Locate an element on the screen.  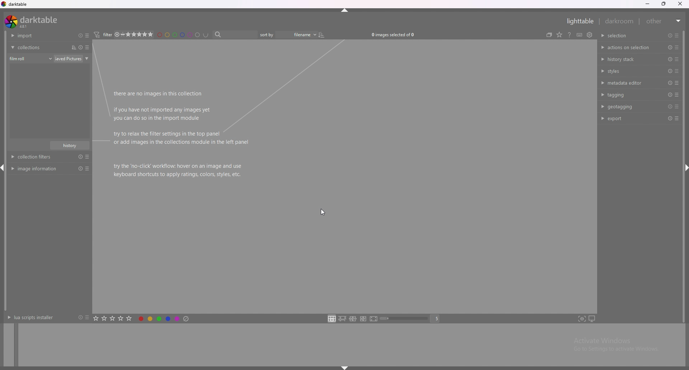
change type of overlays is located at coordinates (568, 34).